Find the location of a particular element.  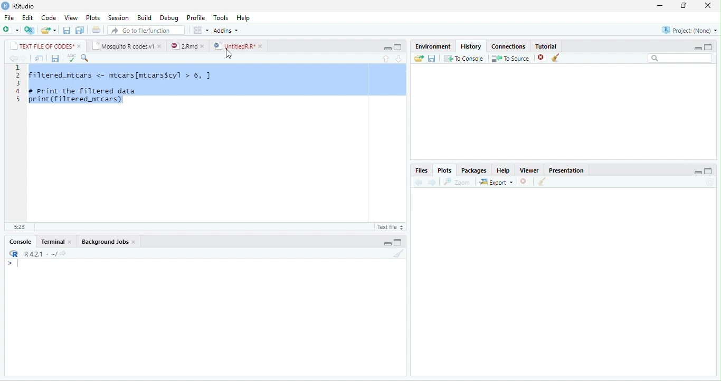

open file is located at coordinates (49, 31).